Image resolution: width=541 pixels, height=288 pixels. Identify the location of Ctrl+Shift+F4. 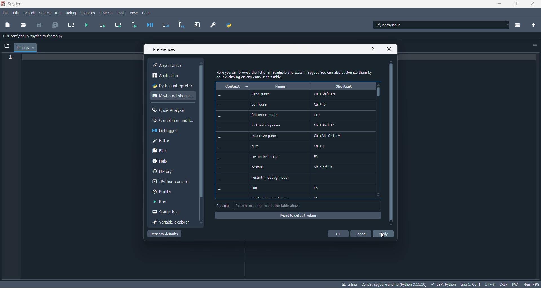
(324, 94).